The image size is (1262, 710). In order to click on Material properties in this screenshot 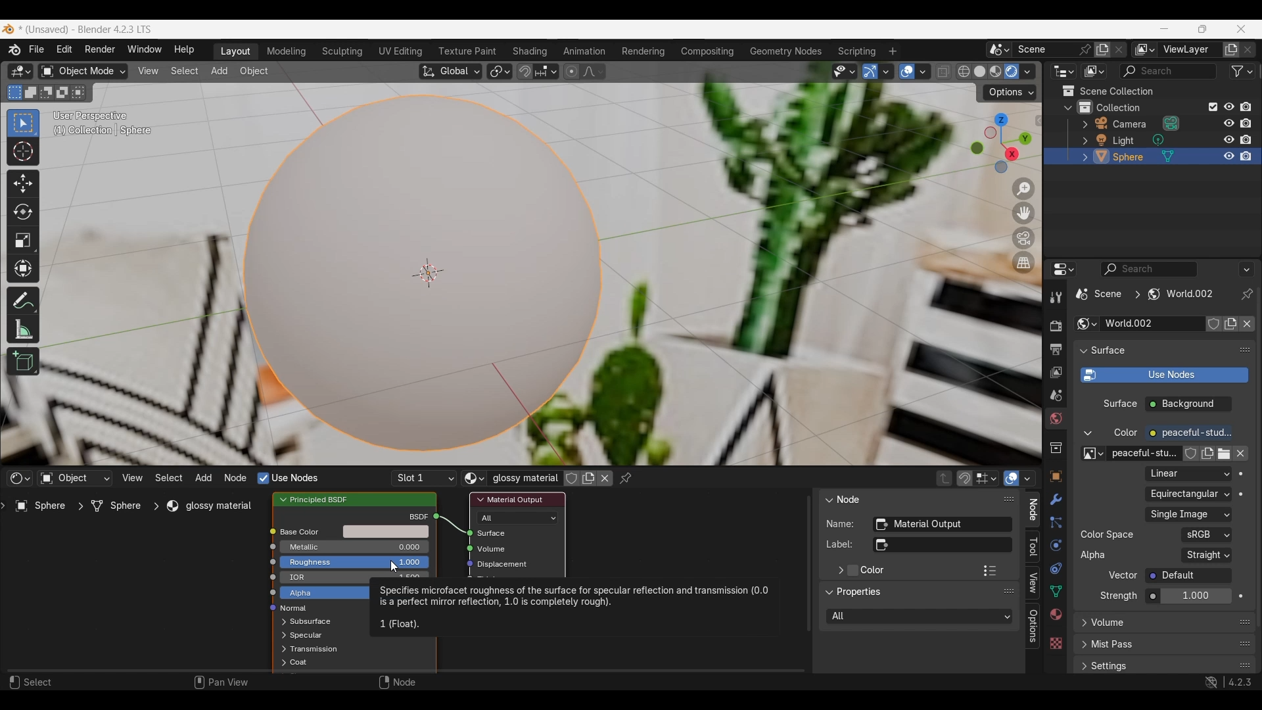, I will do `click(1056, 614)`.